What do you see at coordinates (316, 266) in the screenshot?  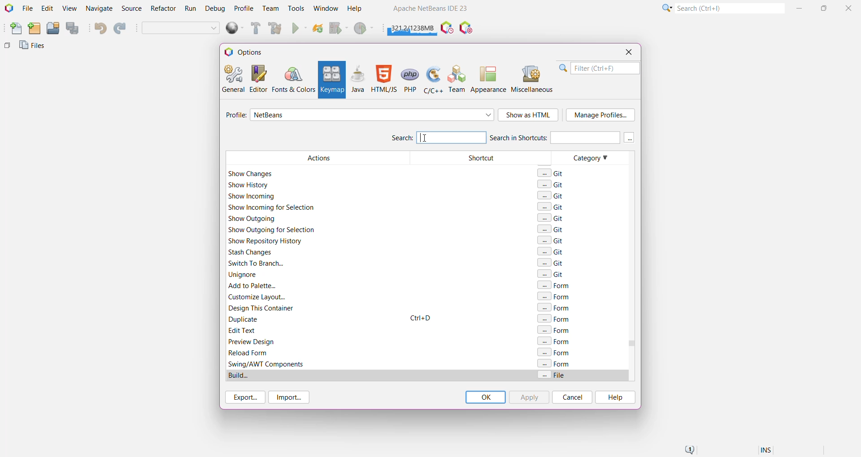 I see `Actions` at bounding box center [316, 266].